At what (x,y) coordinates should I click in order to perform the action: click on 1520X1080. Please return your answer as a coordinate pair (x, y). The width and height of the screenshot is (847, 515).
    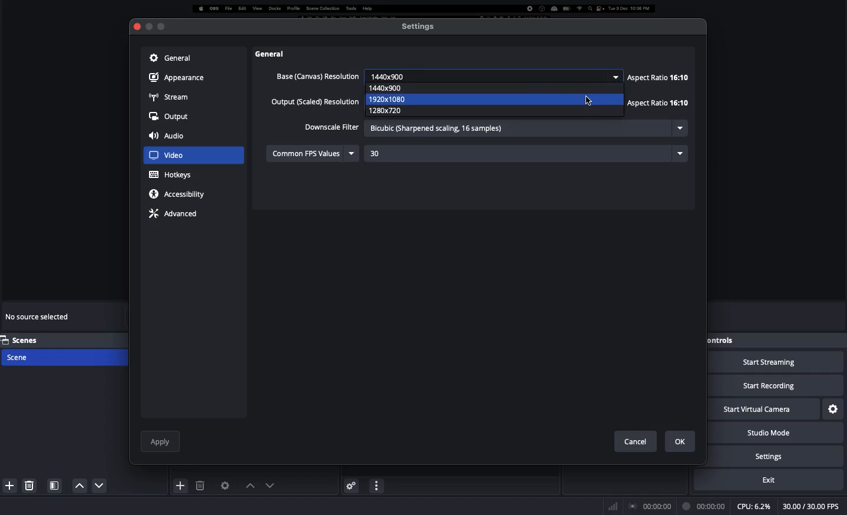
    Looking at the image, I should click on (397, 98).